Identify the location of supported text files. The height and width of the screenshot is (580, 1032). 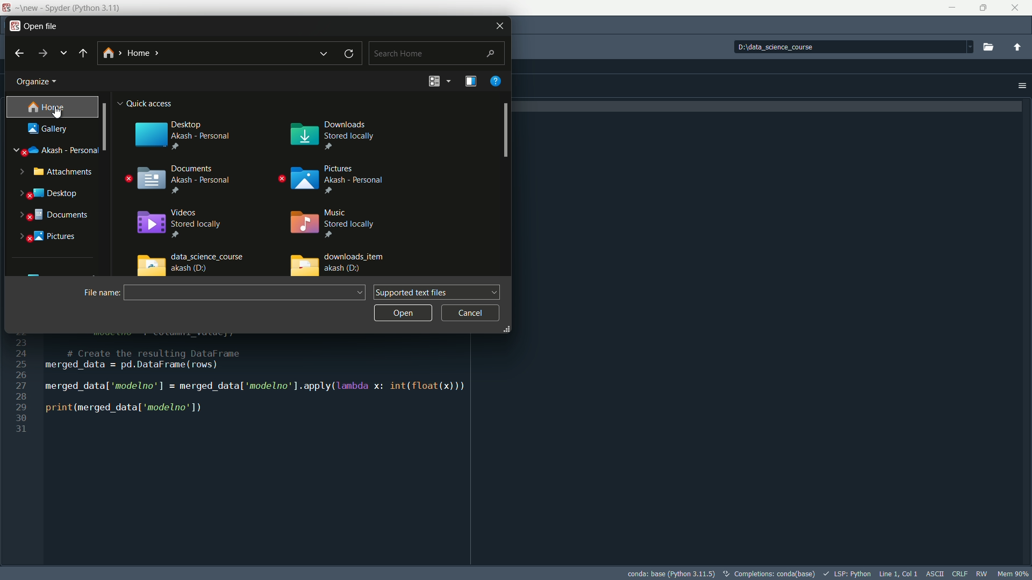
(438, 293).